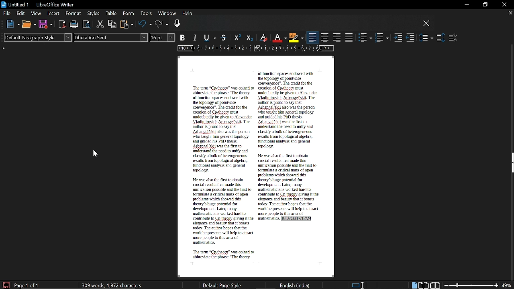 The image size is (514, 289). Describe the element at coordinates (73, 14) in the screenshot. I see `Format` at that location.